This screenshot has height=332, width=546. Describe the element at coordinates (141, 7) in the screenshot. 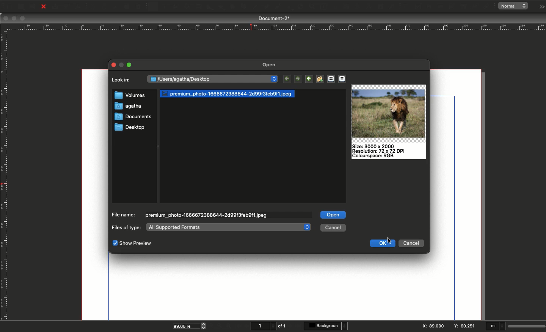

I see `Paste` at that location.